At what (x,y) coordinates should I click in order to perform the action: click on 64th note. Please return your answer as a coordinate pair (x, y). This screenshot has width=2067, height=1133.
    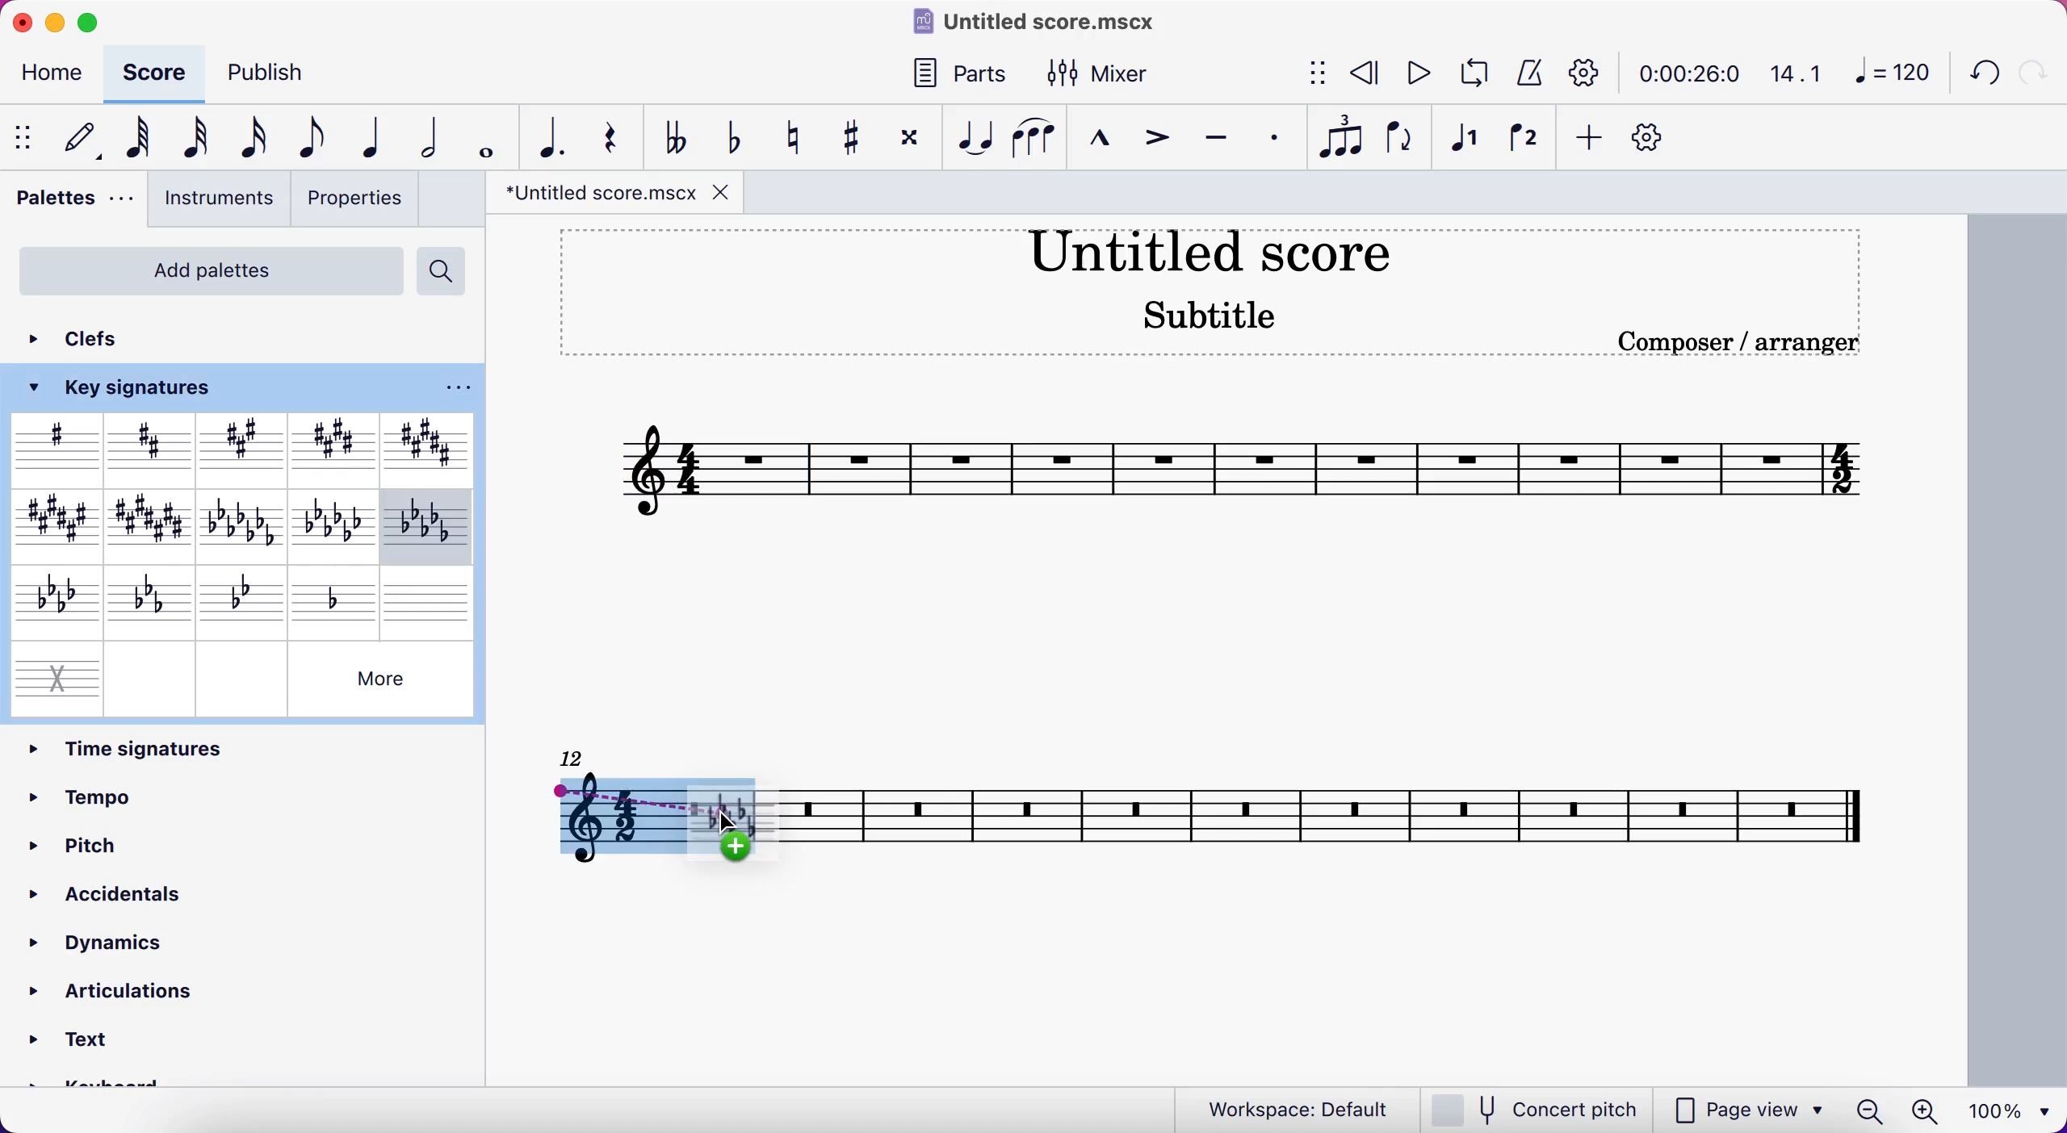
    Looking at the image, I should click on (140, 142).